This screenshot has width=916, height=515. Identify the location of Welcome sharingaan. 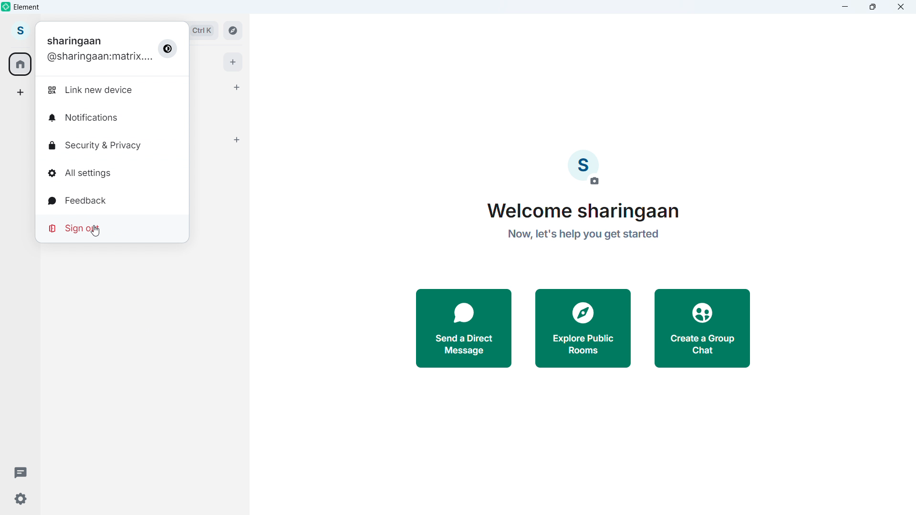
(587, 212).